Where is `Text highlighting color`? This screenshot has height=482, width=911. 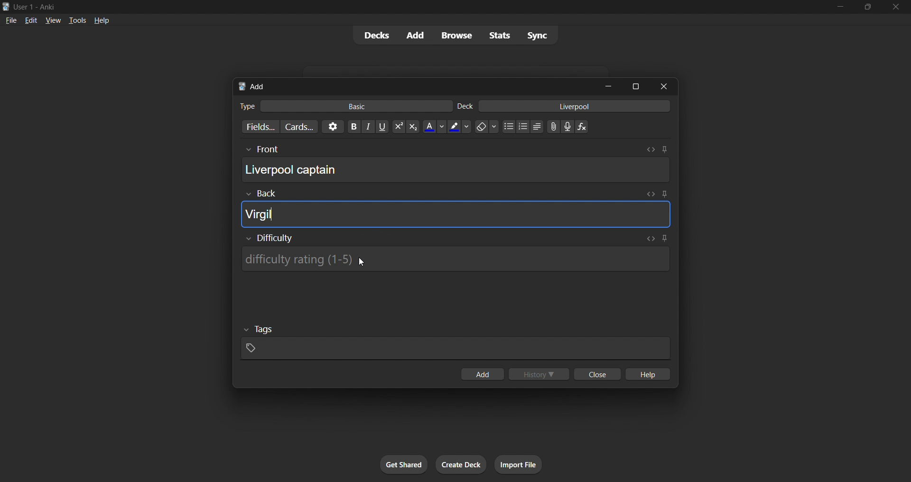
Text highlighting color is located at coordinates (459, 127).